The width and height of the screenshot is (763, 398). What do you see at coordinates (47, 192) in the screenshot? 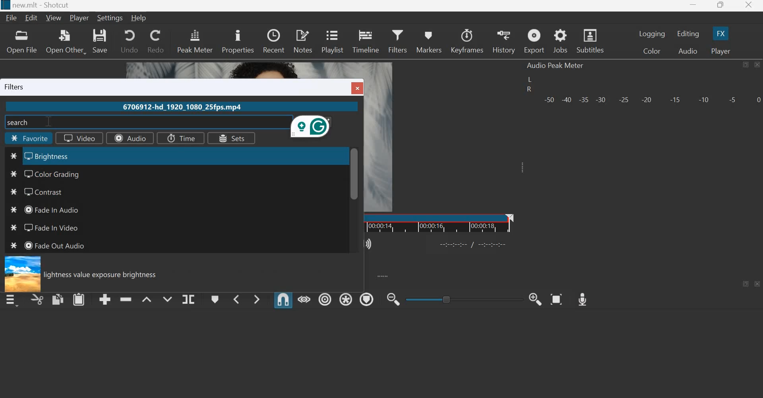
I see `Contrast` at bounding box center [47, 192].